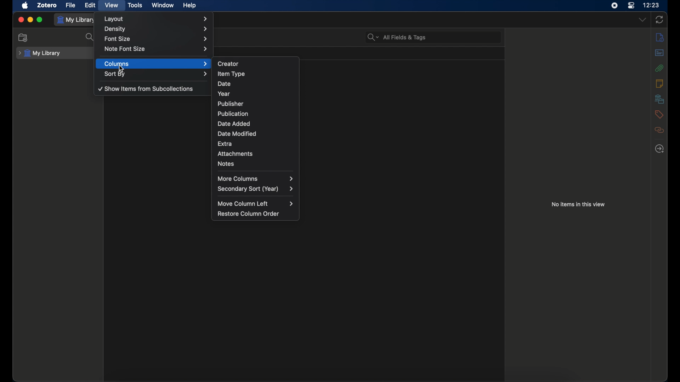 This screenshot has width=680, height=382. I want to click on attachments, so click(236, 154).